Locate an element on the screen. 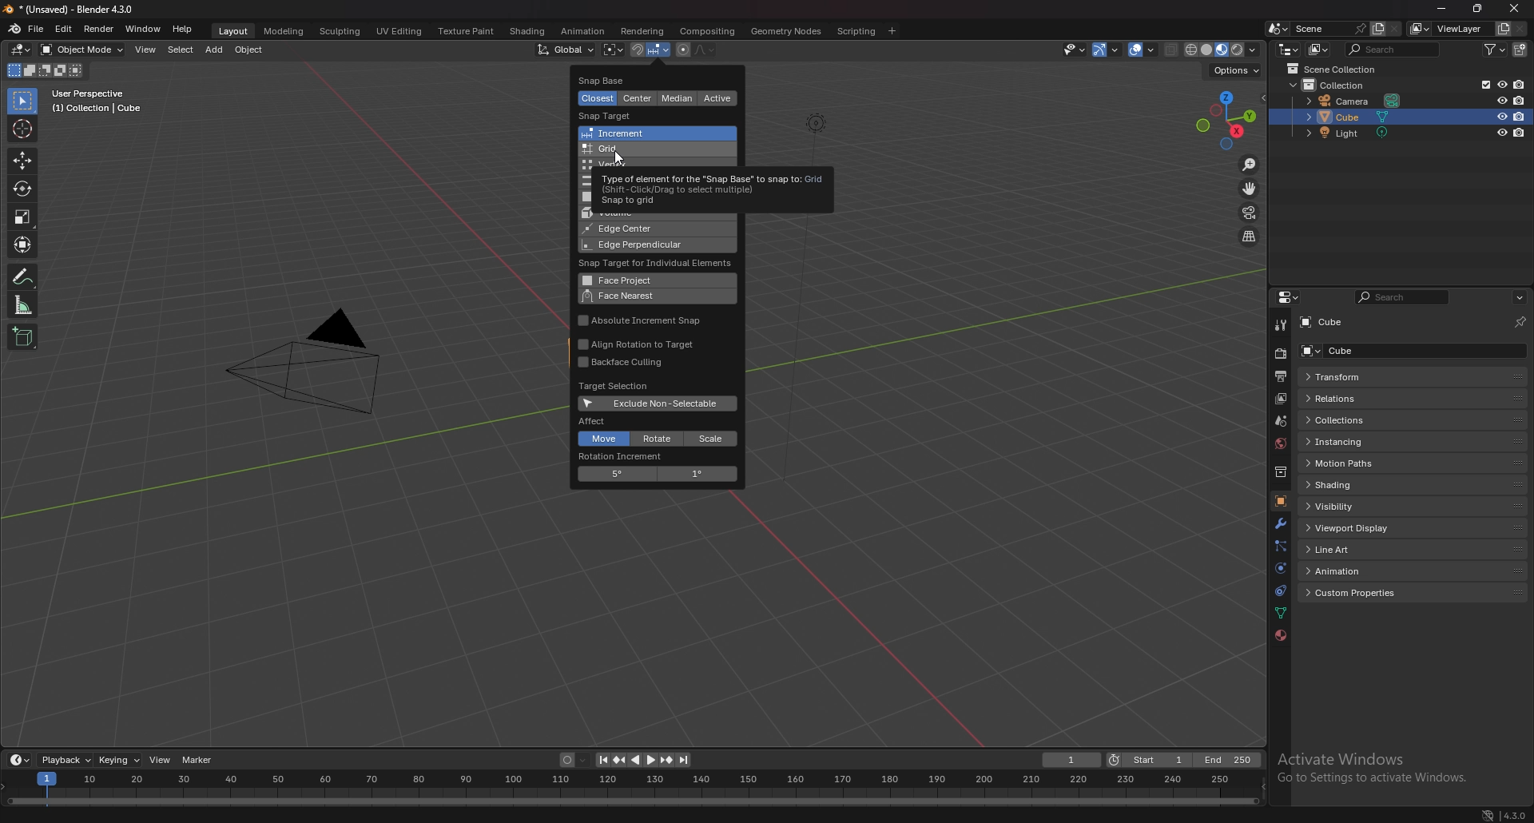  scale is located at coordinates (23, 217).